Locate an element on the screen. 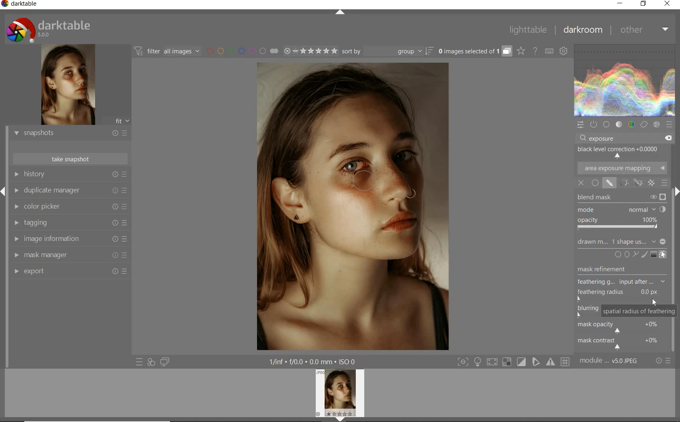 This screenshot has width=680, height=422. expand/collapse is located at coordinates (340, 13).